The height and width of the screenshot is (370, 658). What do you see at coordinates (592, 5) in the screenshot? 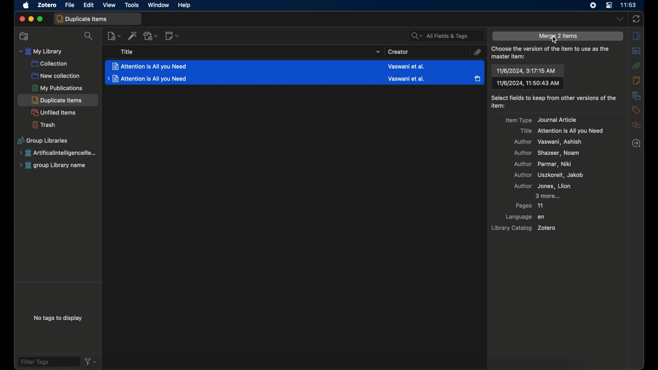
I see `screen recorder icon` at bounding box center [592, 5].